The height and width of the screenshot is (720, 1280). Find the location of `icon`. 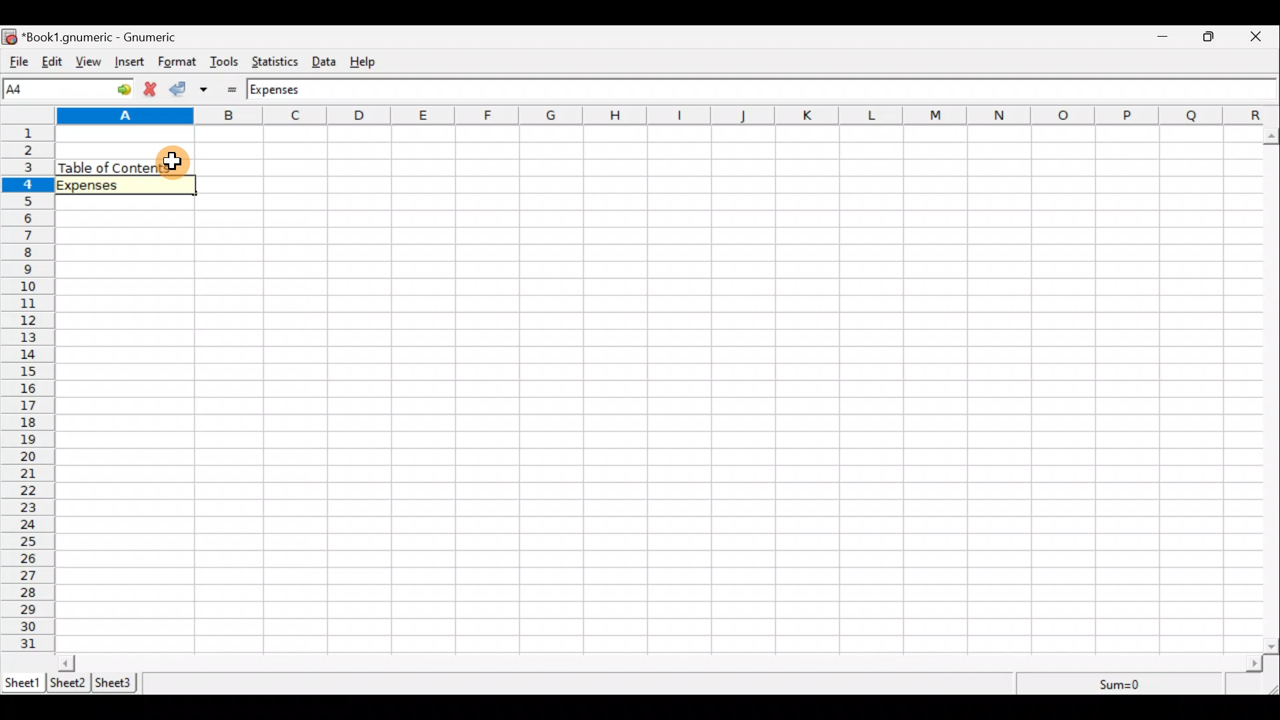

icon is located at coordinates (11, 37).